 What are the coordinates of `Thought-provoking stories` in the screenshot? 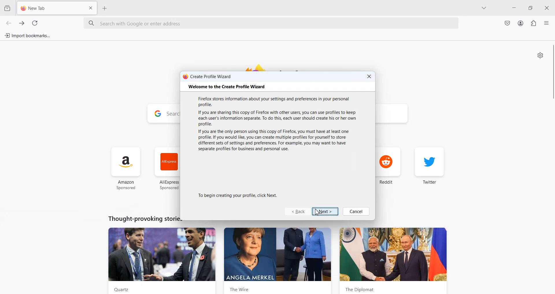 It's located at (142, 219).